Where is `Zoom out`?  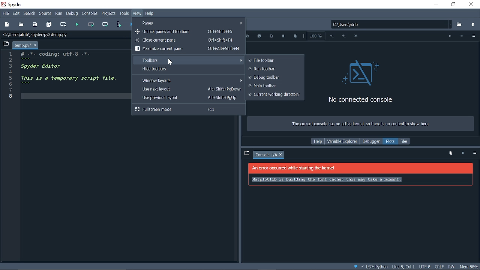 Zoom out is located at coordinates (332, 36).